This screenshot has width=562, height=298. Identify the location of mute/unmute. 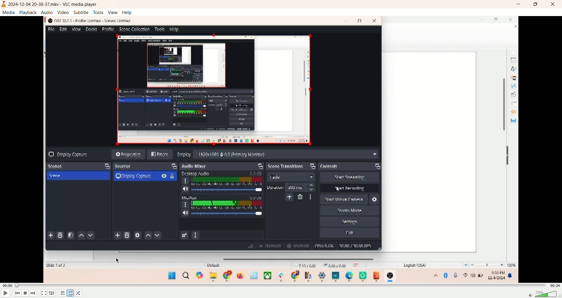
(530, 294).